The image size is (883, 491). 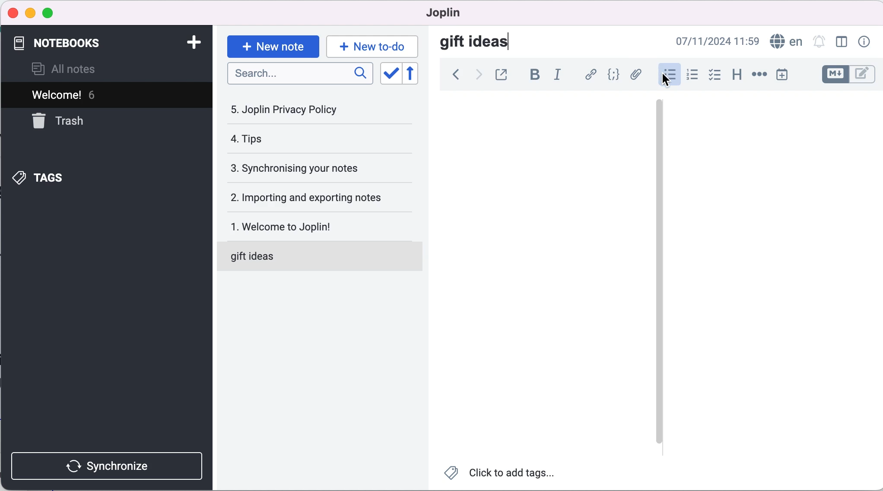 What do you see at coordinates (314, 167) in the screenshot?
I see `synchronising your notes` at bounding box center [314, 167].